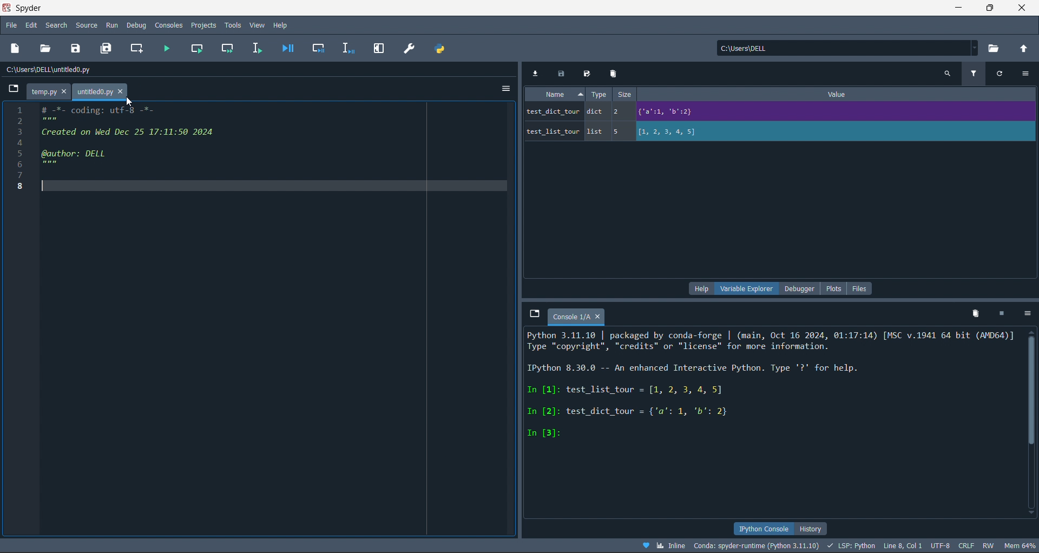 Image resolution: width=1039 pixels, height=553 pixels. Describe the element at coordinates (532, 314) in the screenshot. I see `browse tabs` at that location.